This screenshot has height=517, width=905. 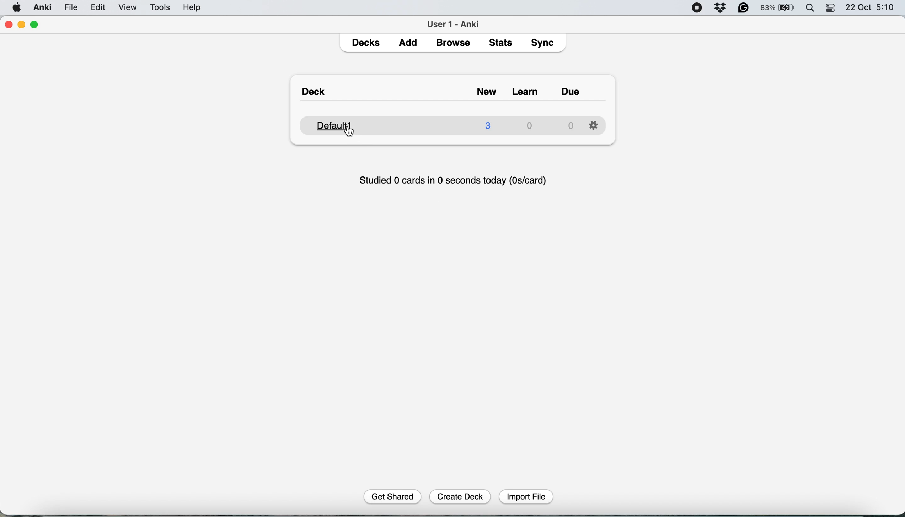 I want to click on due, so click(x=572, y=91).